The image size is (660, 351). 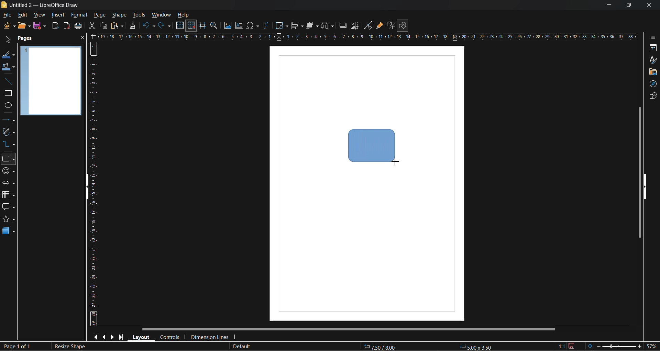 I want to click on close, so click(x=82, y=38).